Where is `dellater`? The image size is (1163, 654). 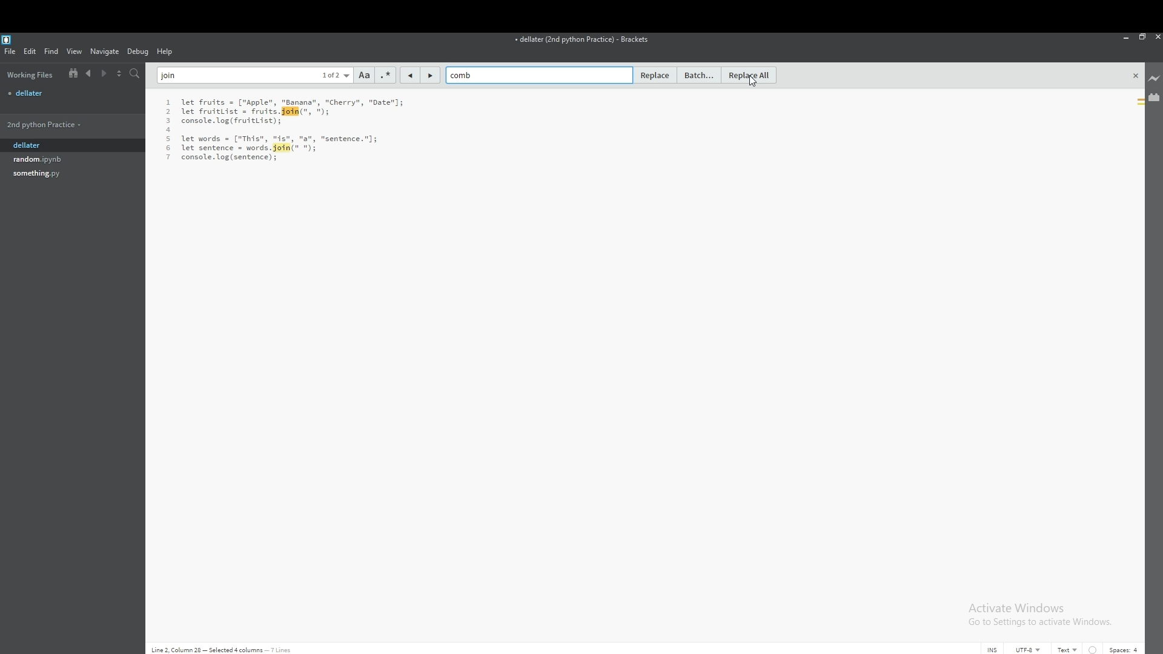 dellater is located at coordinates (56, 146).